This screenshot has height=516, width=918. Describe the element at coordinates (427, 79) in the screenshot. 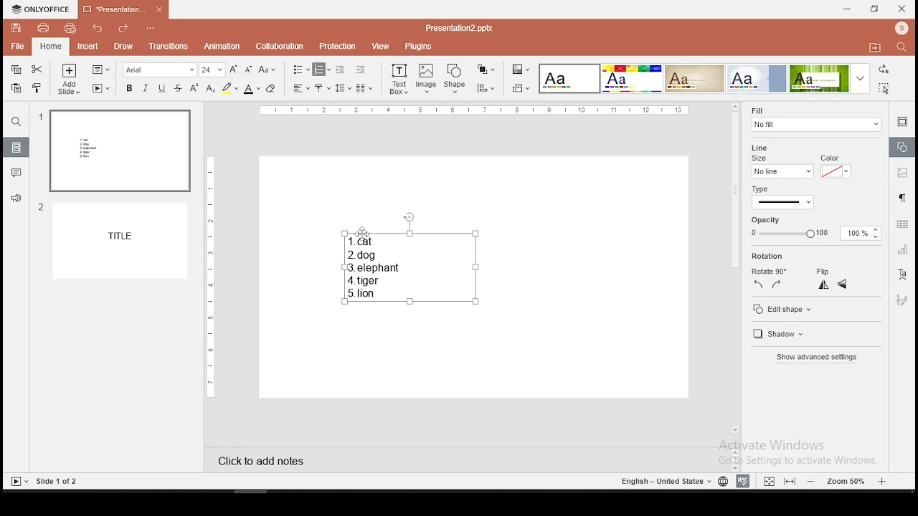

I see `image` at that location.